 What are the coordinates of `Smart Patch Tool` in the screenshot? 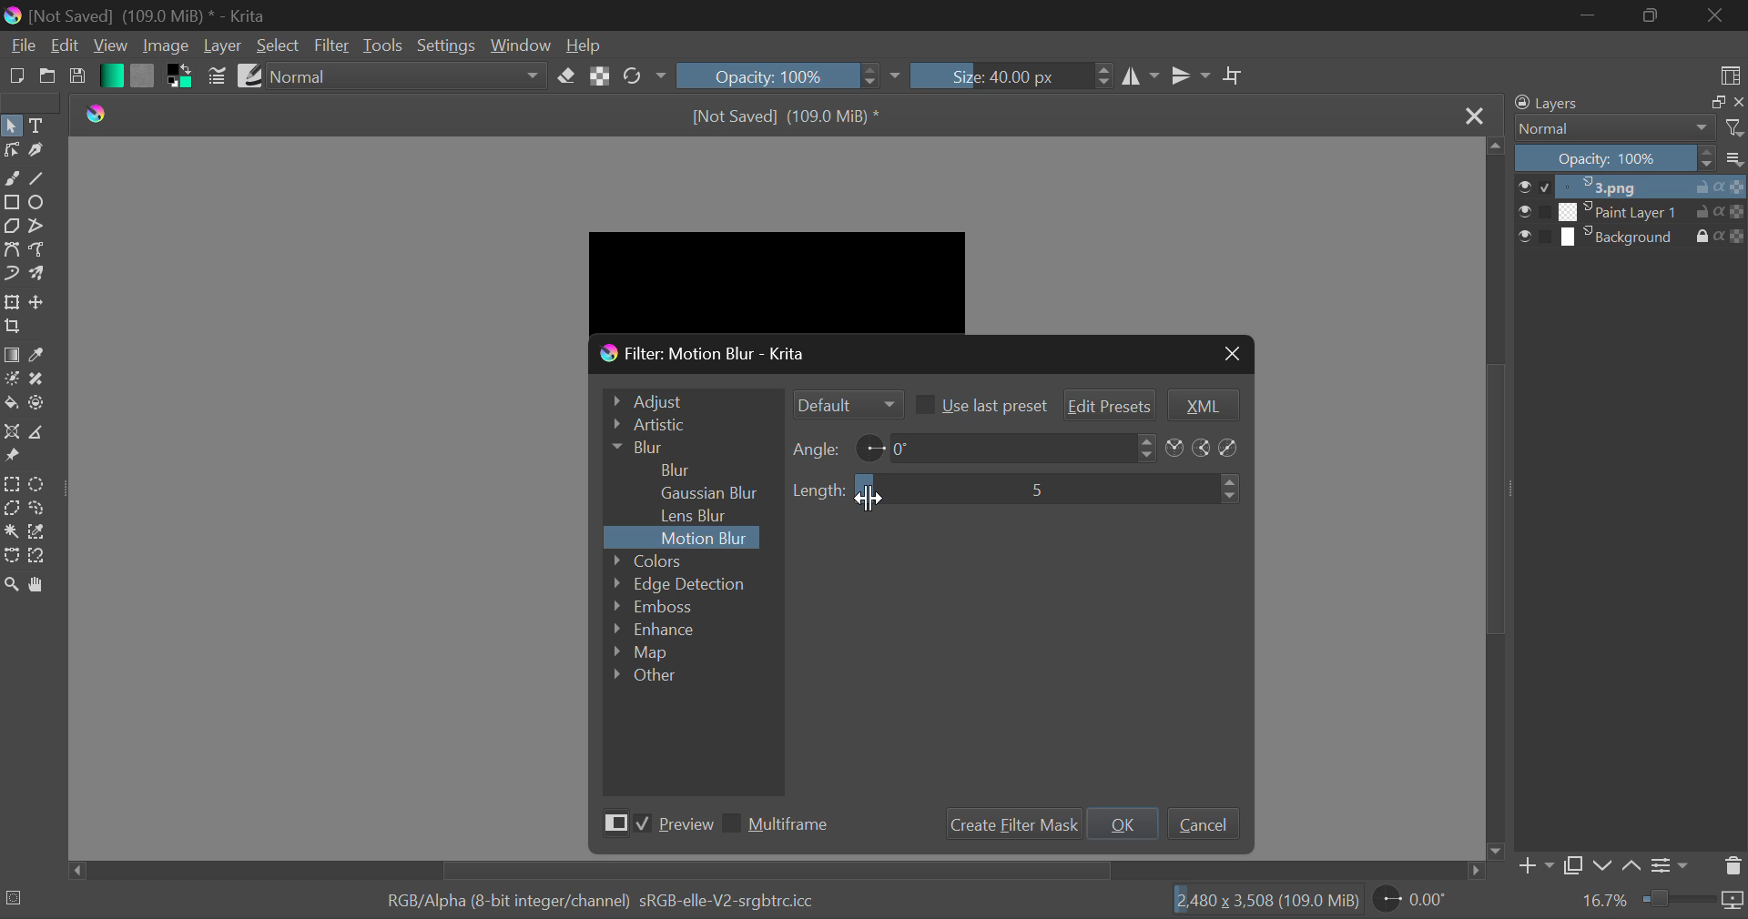 It's located at (35, 381).